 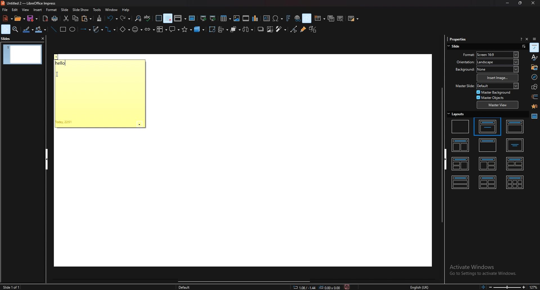 I want to click on insert, so click(x=38, y=10).